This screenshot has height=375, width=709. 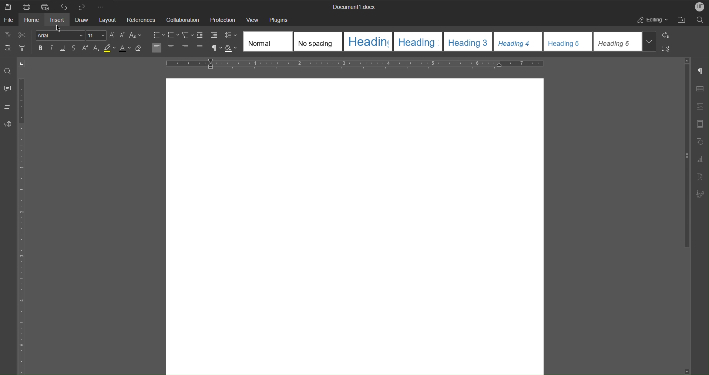 I want to click on No spacing, so click(x=319, y=41).